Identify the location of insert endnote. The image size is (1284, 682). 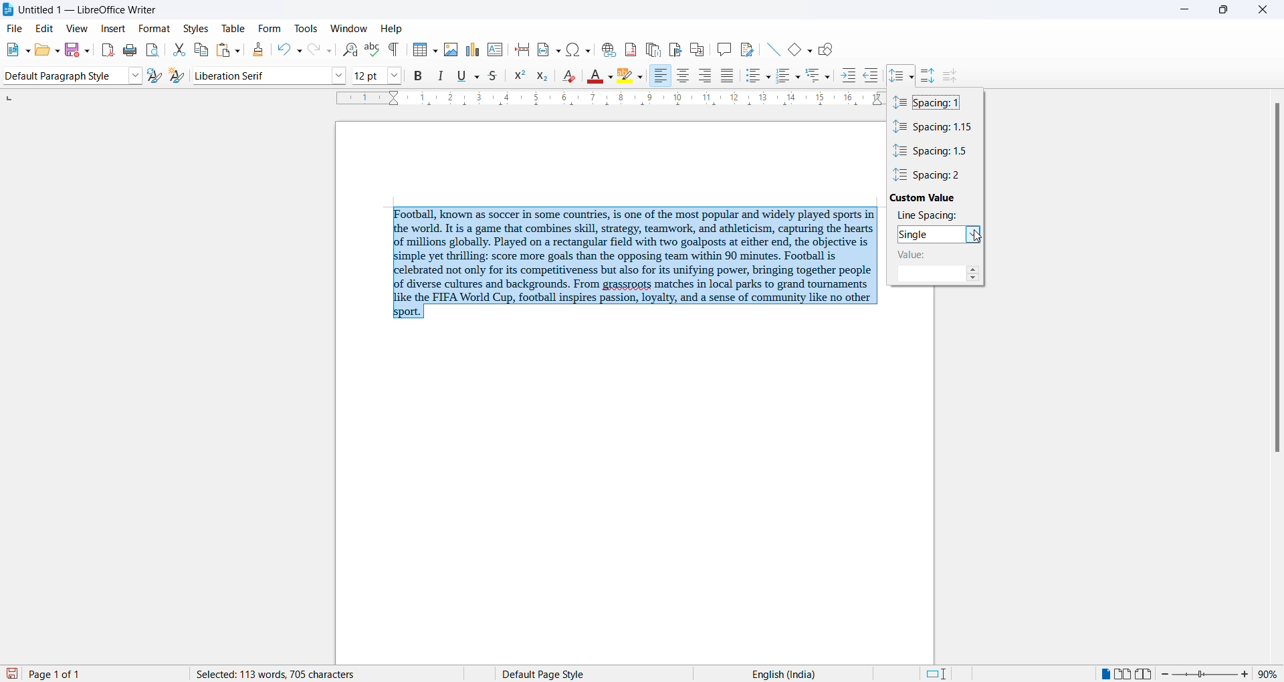
(653, 47).